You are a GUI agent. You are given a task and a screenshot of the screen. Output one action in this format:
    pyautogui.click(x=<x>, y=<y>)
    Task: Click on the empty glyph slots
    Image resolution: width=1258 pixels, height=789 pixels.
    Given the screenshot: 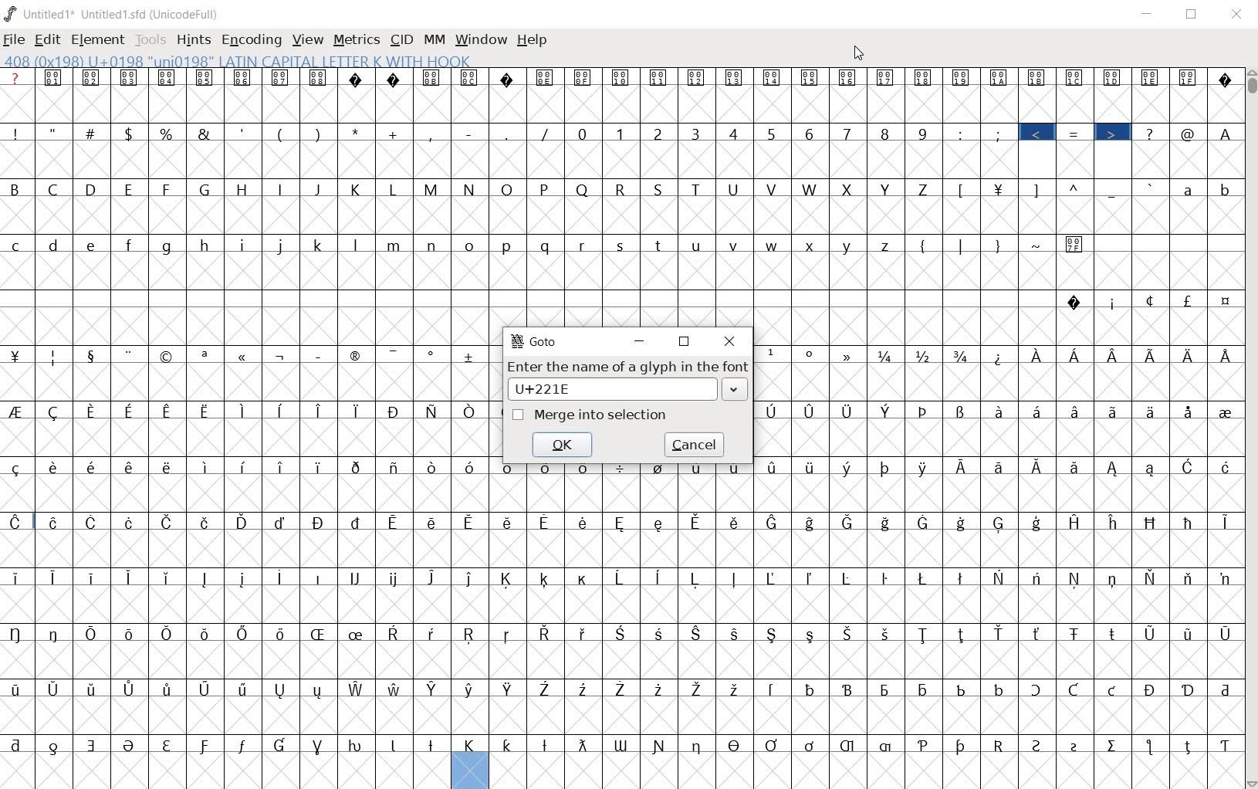 What is the action you would take?
    pyautogui.click(x=618, y=103)
    